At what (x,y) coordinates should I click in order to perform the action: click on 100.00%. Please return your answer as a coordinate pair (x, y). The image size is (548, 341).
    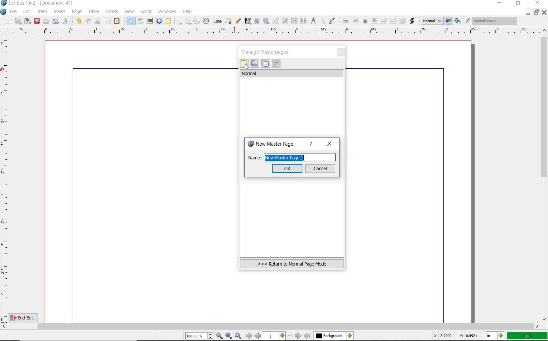
    Looking at the image, I should click on (200, 336).